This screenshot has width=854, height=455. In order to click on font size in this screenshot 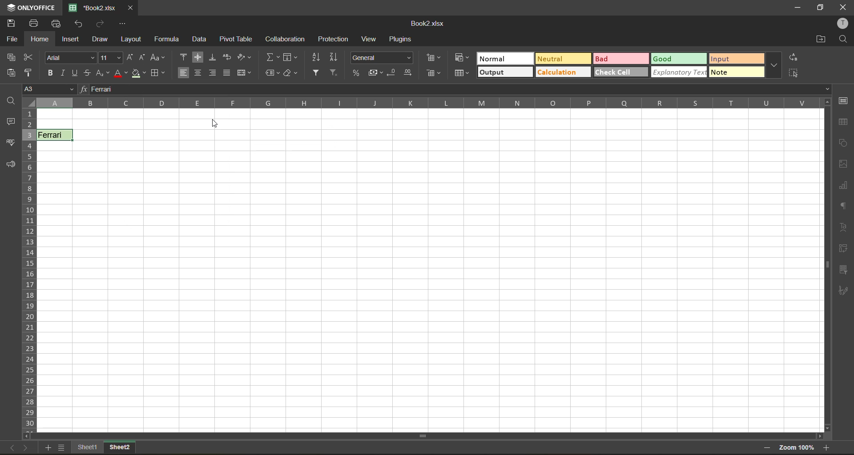, I will do `click(110, 58)`.